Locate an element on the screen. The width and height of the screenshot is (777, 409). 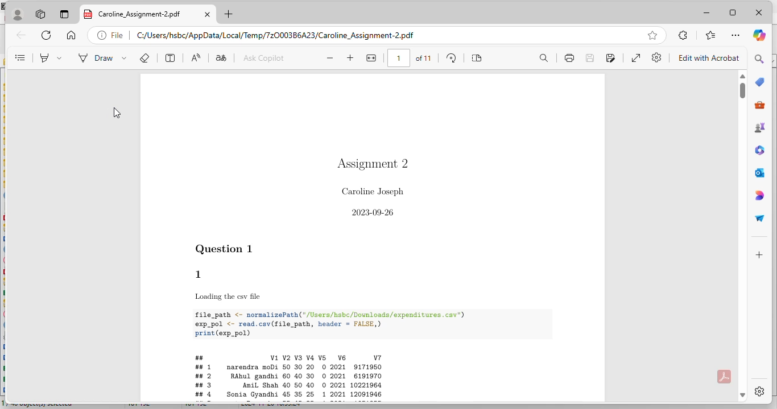
search is located at coordinates (543, 58).